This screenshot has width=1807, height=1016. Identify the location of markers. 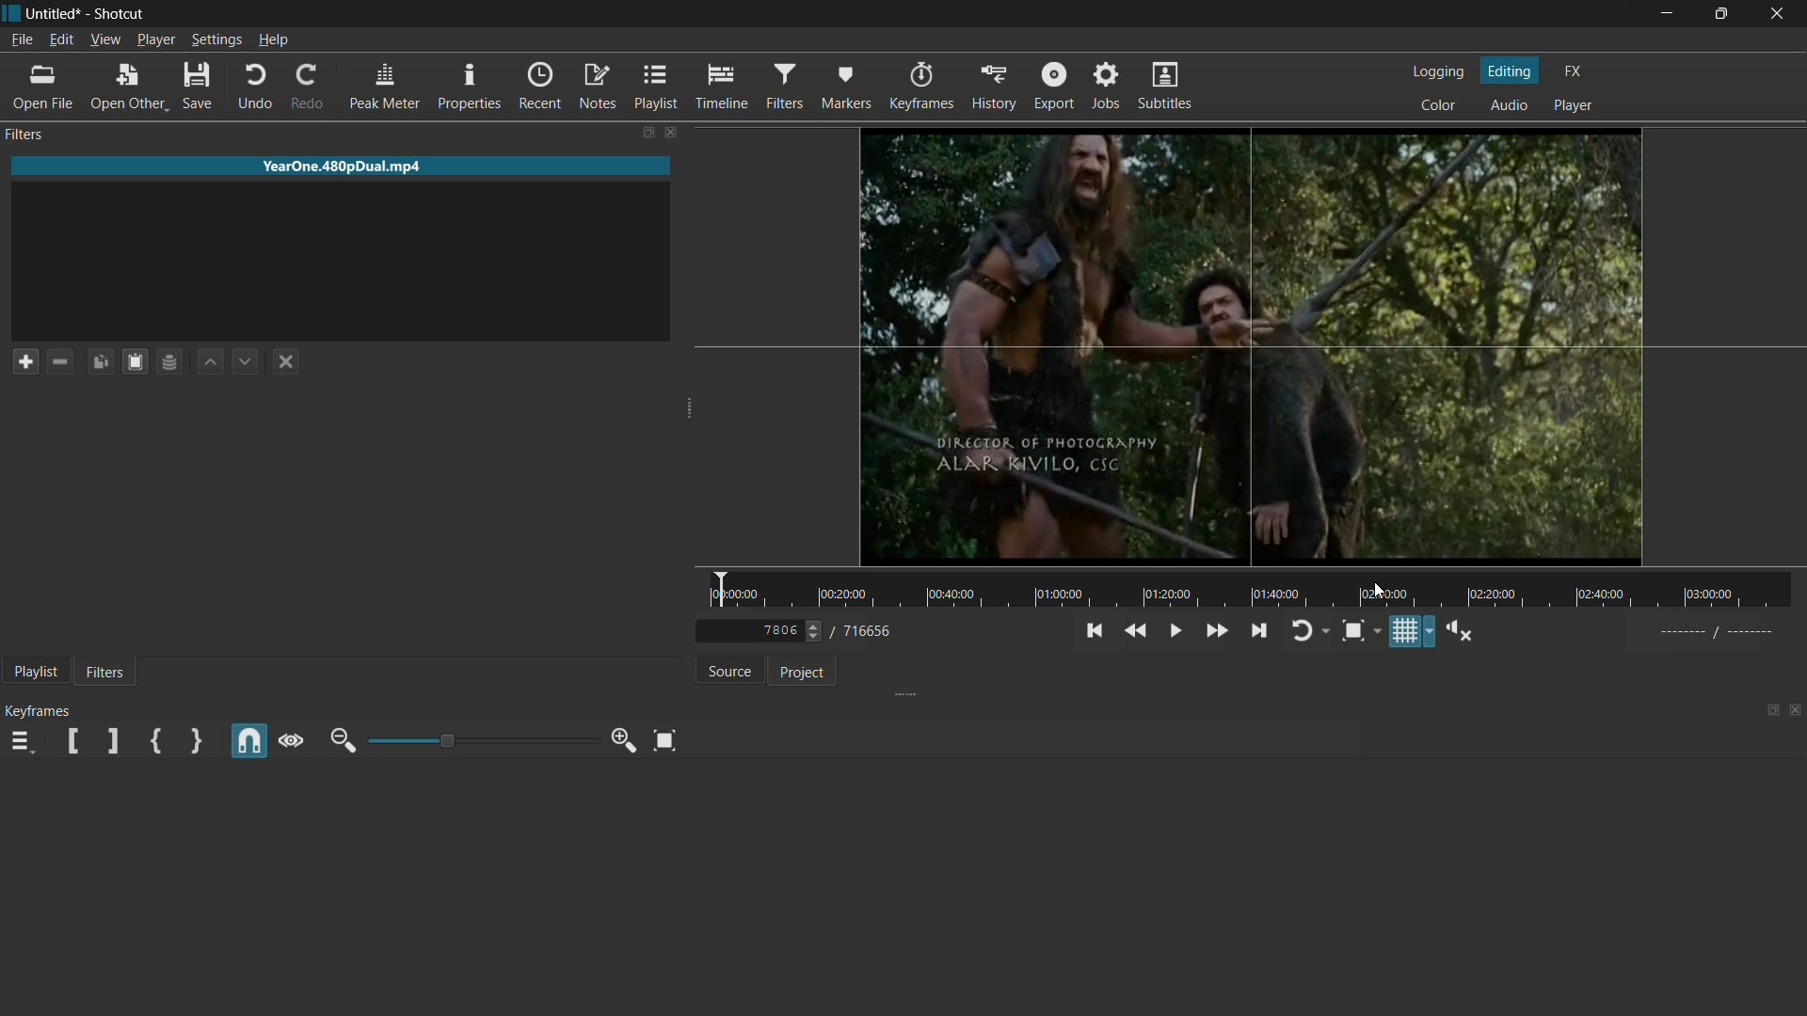
(847, 86).